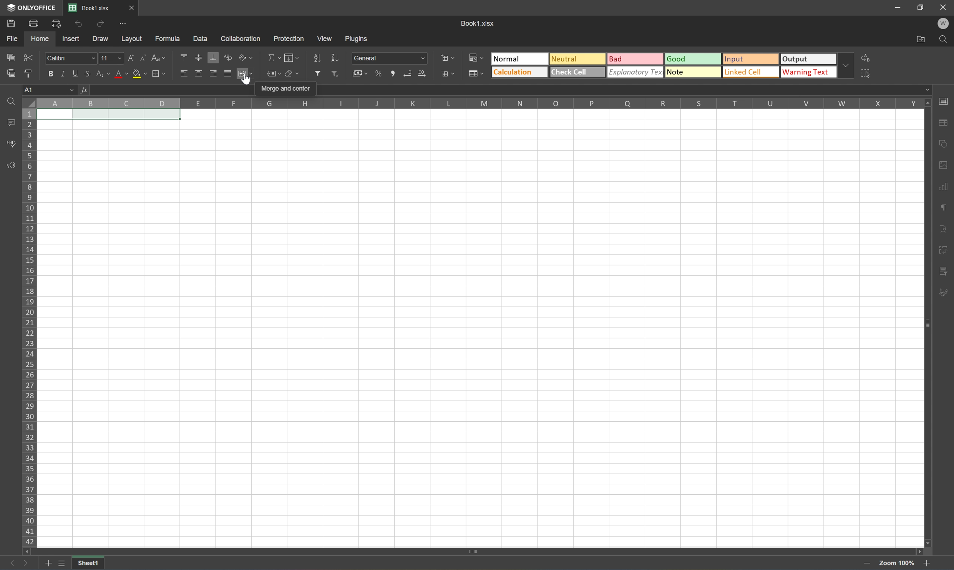 The width and height of the screenshot is (954, 570). What do you see at coordinates (294, 73) in the screenshot?
I see `Clear` at bounding box center [294, 73].